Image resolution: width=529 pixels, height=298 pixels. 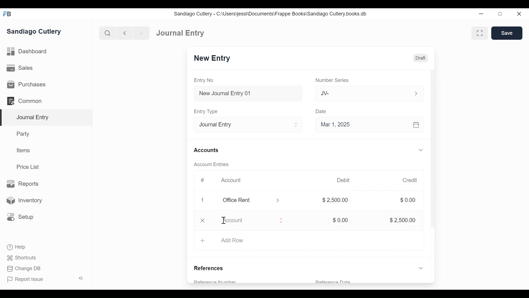 I want to click on Entry Type, so click(x=206, y=111).